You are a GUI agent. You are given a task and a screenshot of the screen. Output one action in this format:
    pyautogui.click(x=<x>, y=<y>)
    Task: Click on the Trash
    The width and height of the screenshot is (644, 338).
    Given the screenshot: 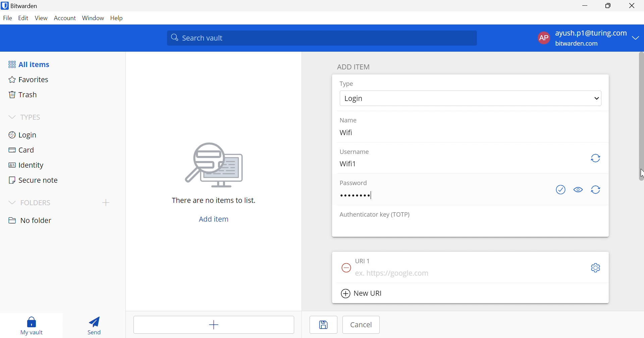 What is the action you would take?
    pyautogui.click(x=23, y=94)
    